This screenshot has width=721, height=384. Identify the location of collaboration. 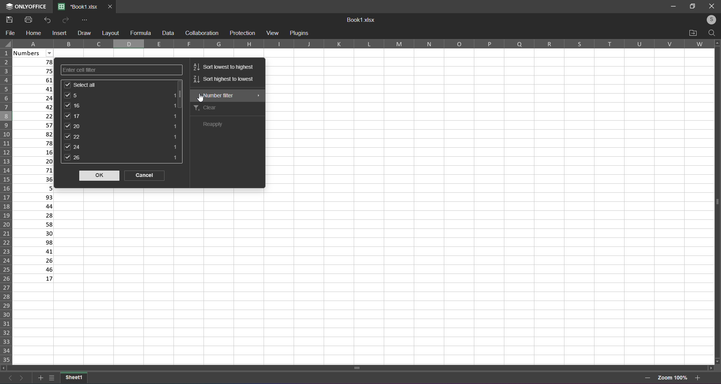
(201, 33).